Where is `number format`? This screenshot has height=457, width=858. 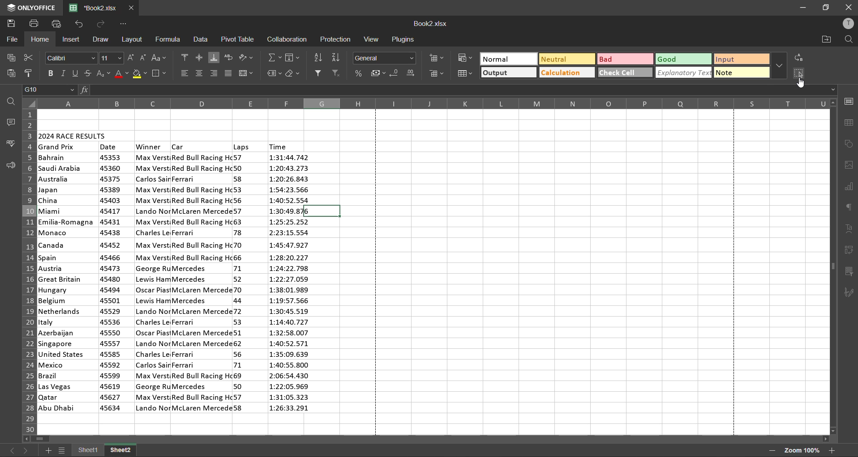
number format is located at coordinates (385, 58).